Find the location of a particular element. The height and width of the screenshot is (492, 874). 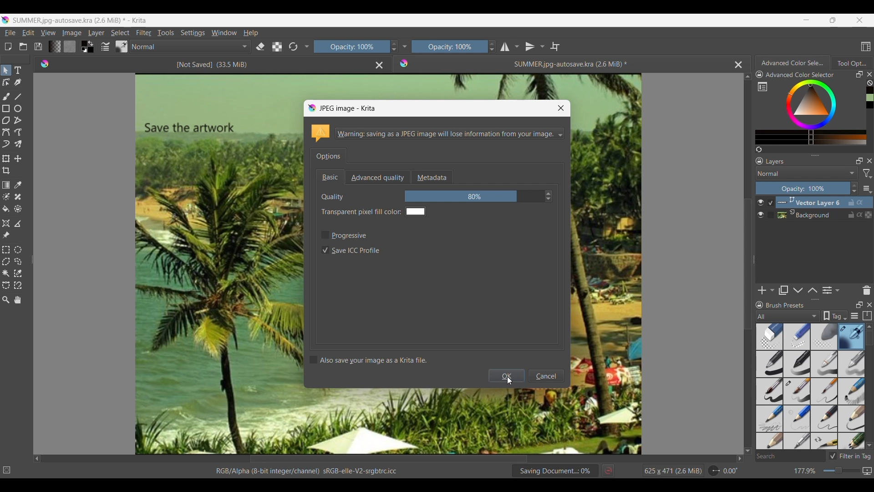

Layer is located at coordinates (96, 32).